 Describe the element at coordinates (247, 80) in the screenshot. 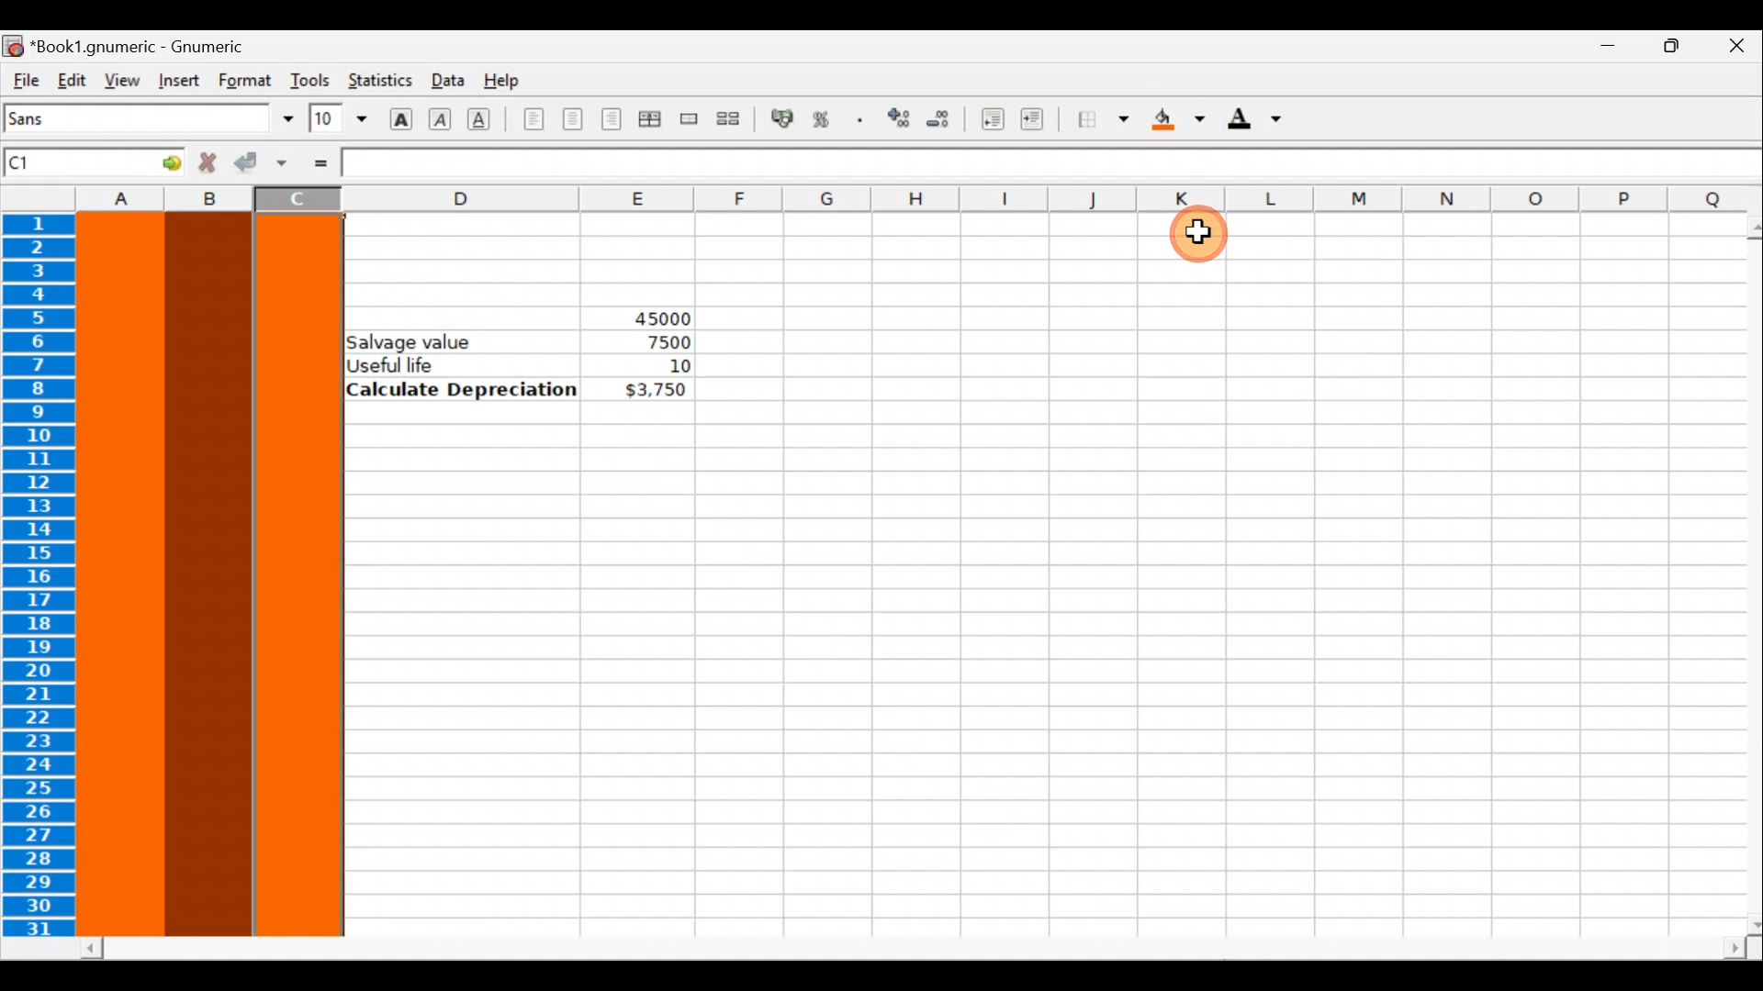

I see `Format` at that location.